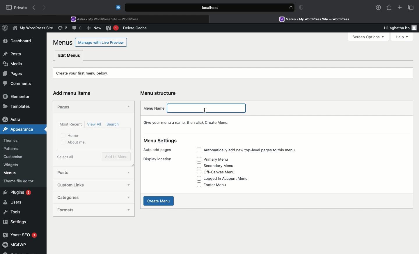  Describe the element at coordinates (157, 159) in the screenshot. I see `Display location` at that location.